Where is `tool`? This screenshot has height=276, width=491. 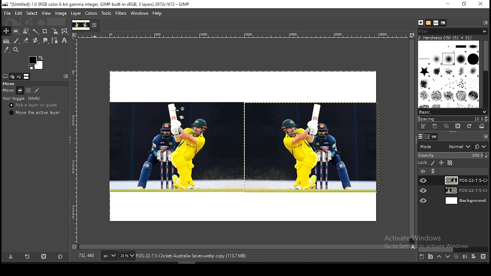
tool is located at coordinates (486, 137).